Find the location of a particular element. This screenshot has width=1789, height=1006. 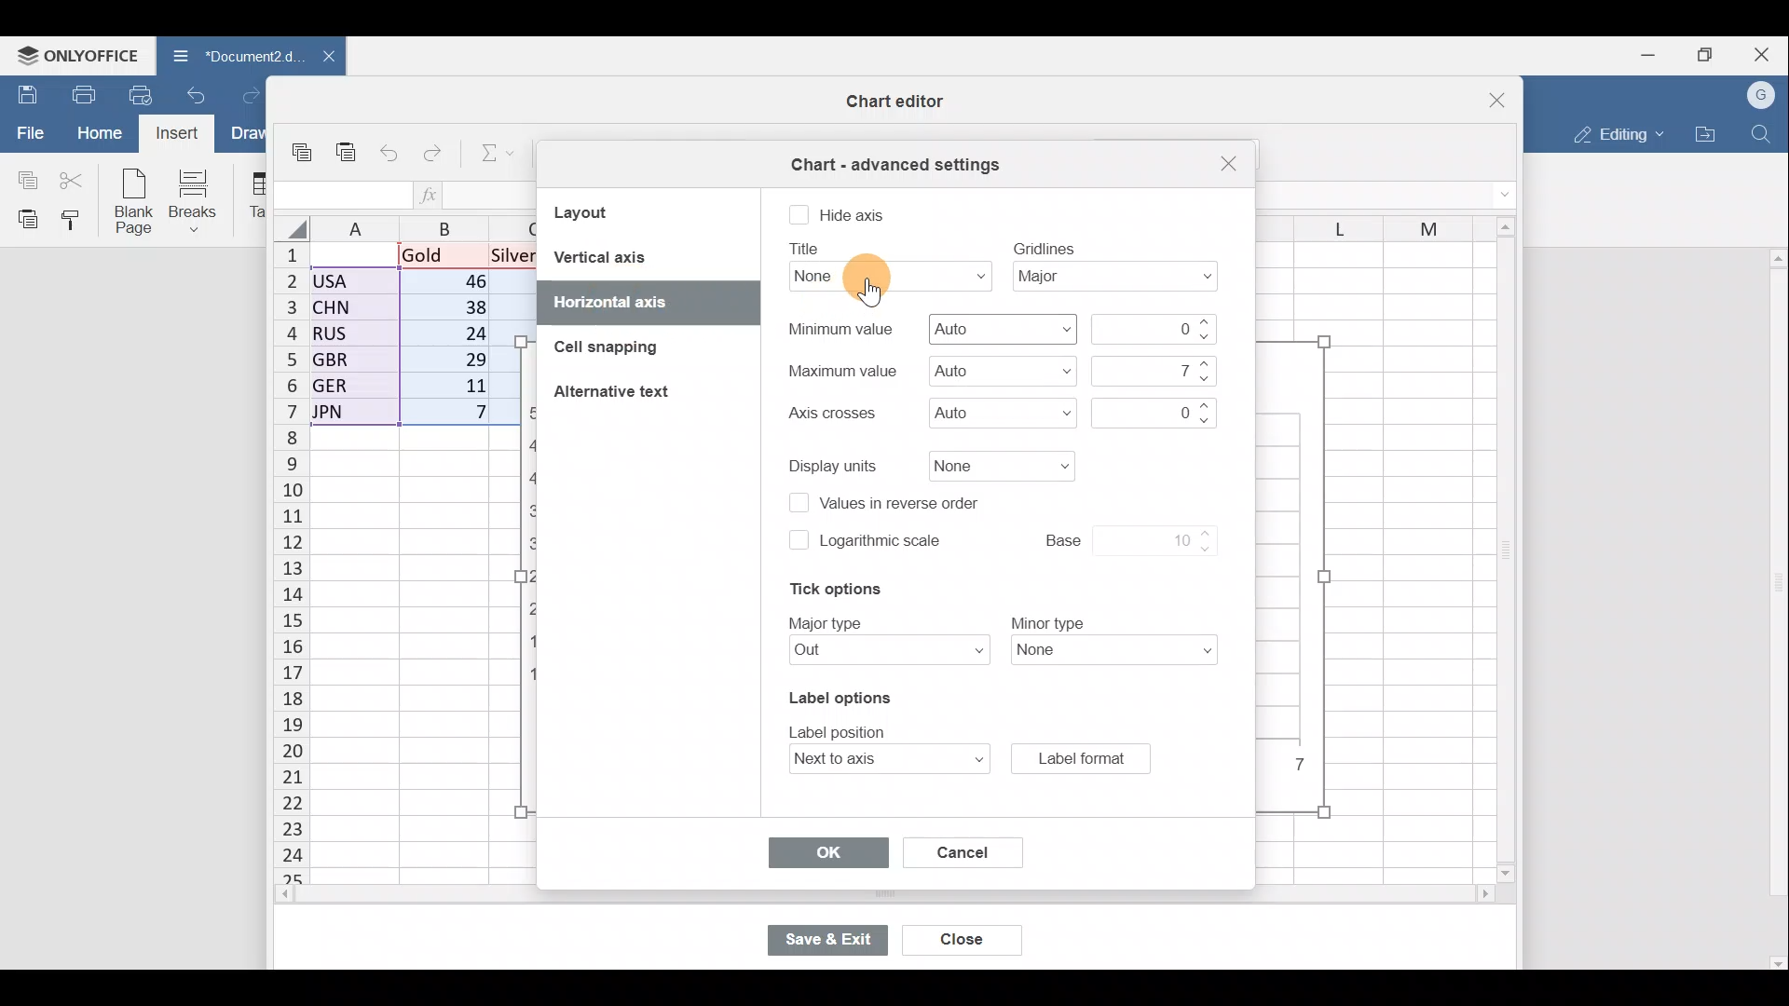

text is located at coordinates (840, 370).